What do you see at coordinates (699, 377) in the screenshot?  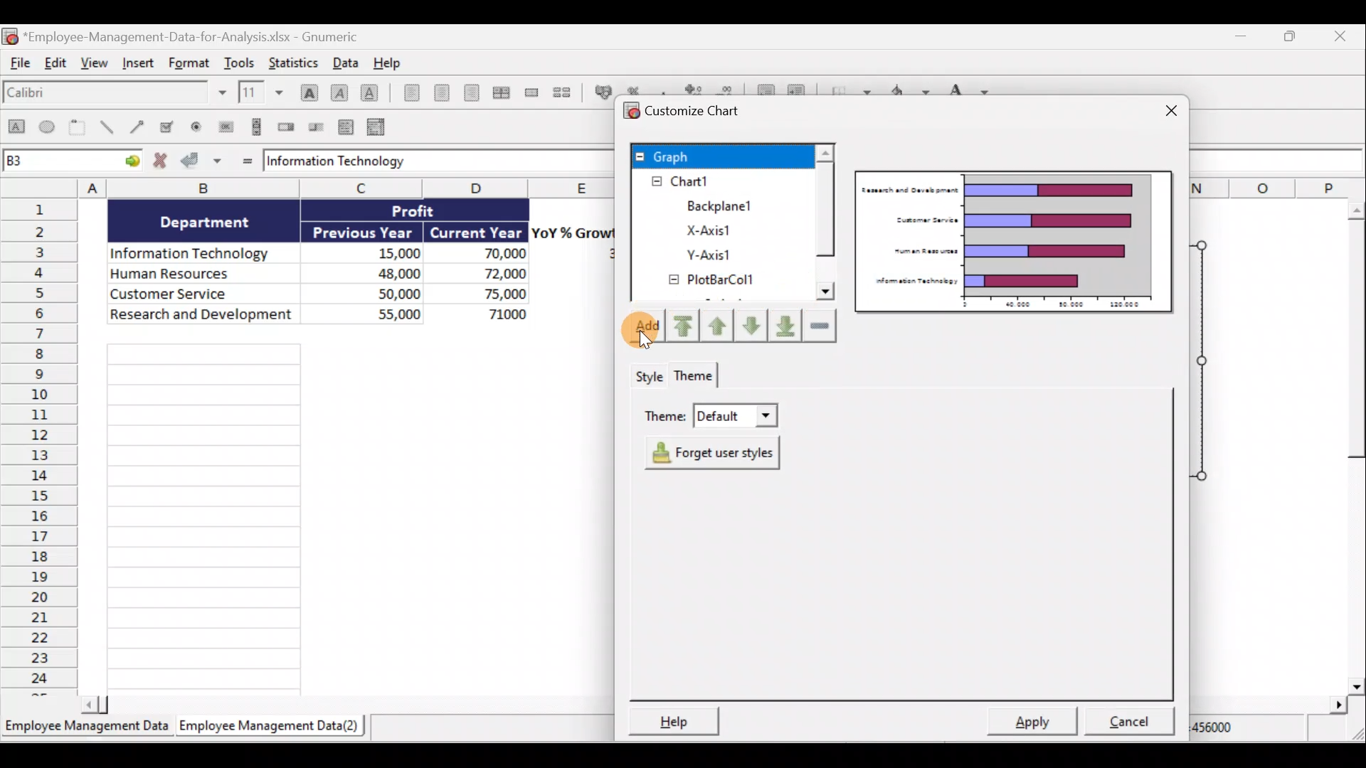 I see `Theme` at bounding box center [699, 377].